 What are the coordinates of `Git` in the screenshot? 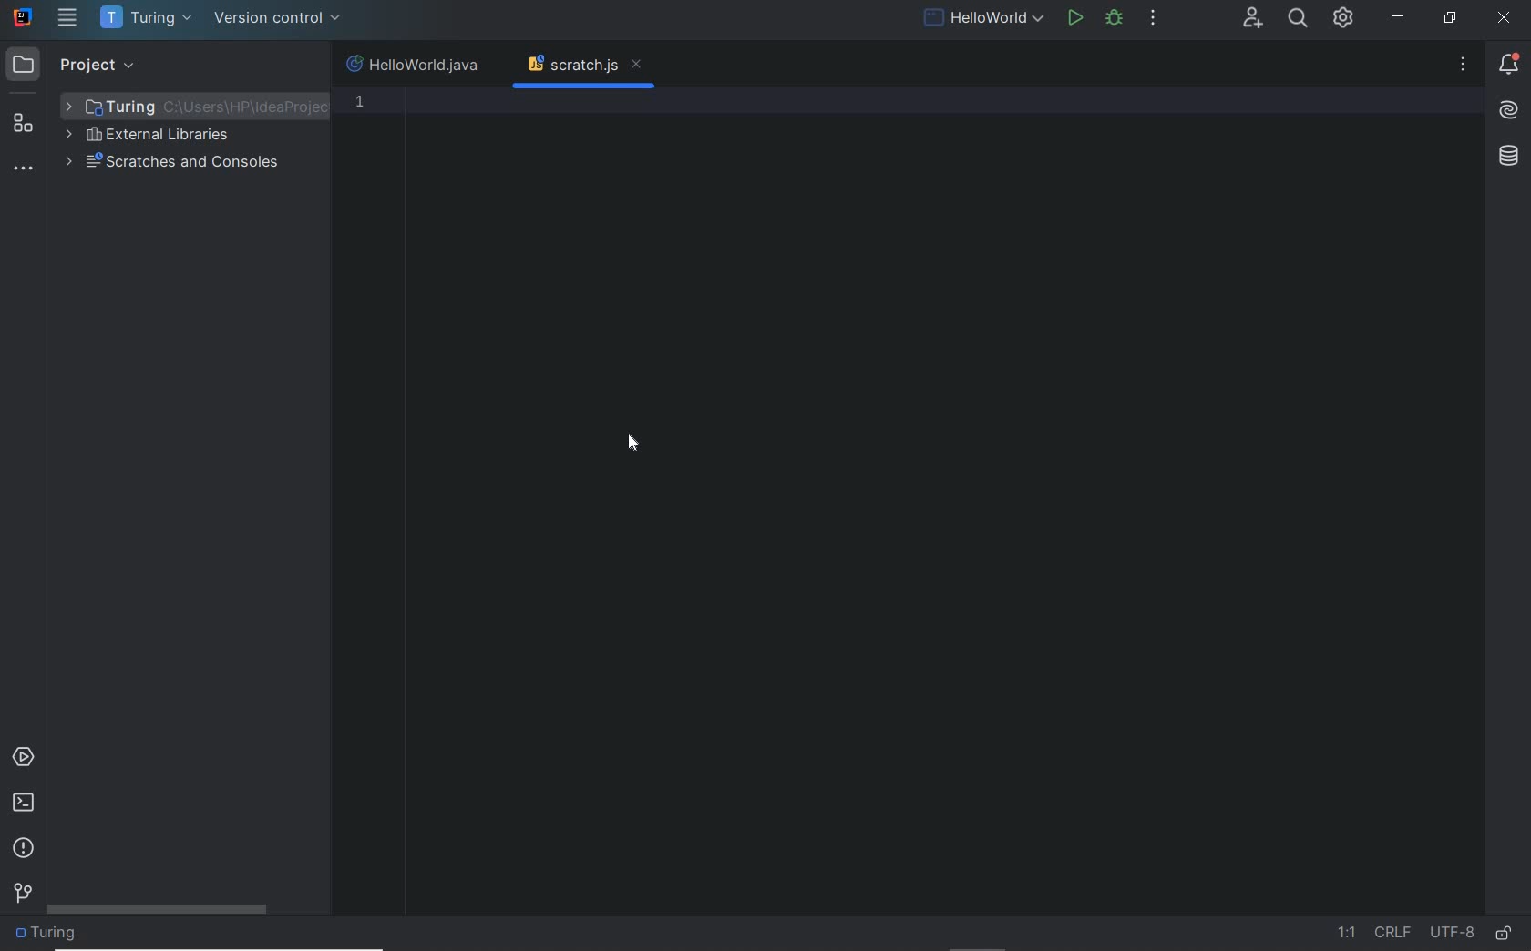 It's located at (23, 891).